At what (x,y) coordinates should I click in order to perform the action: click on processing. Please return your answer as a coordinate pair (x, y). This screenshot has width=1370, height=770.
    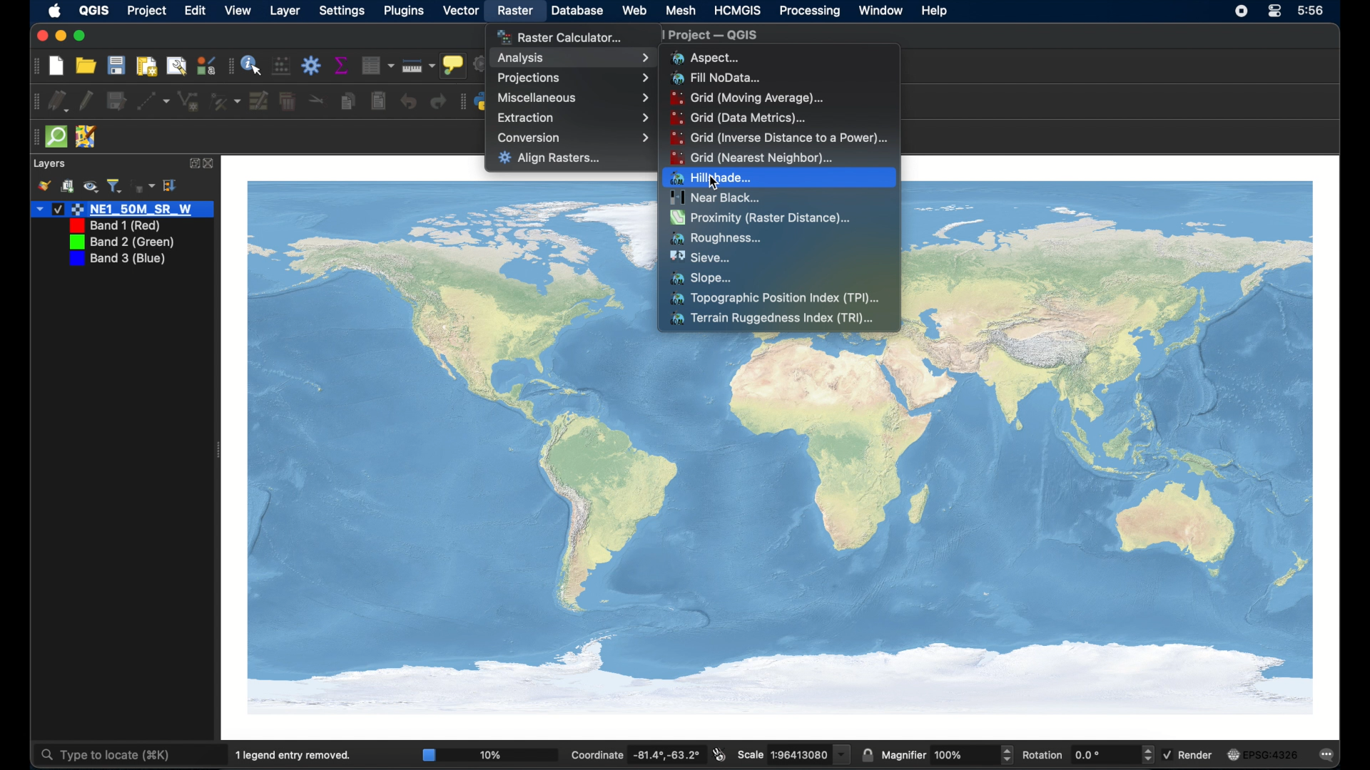
    Looking at the image, I should click on (810, 12).